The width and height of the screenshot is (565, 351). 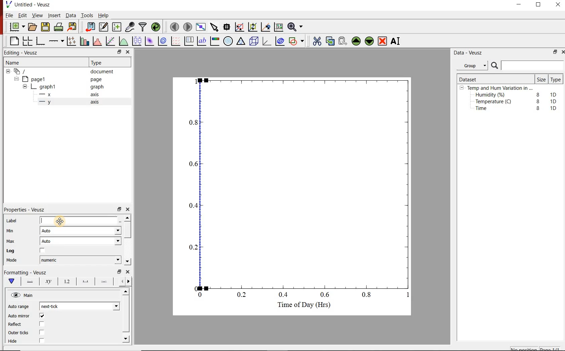 I want to click on Hide, so click(x=35, y=341).